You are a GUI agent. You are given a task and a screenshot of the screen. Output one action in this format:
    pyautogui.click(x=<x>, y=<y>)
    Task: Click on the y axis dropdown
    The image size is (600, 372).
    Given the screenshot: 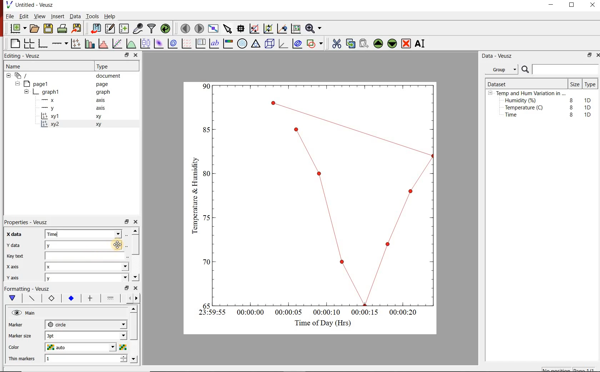 What is the action you would take?
    pyautogui.click(x=111, y=279)
    